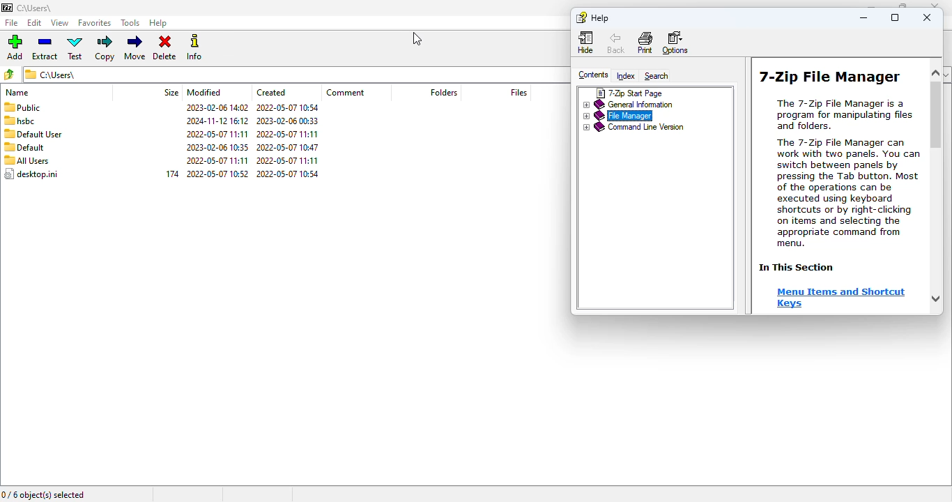 This screenshot has width=952, height=502. What do you see at coordinates (45, 49) in the screenshot?
I see `extract` at bounding box center [45, 49].